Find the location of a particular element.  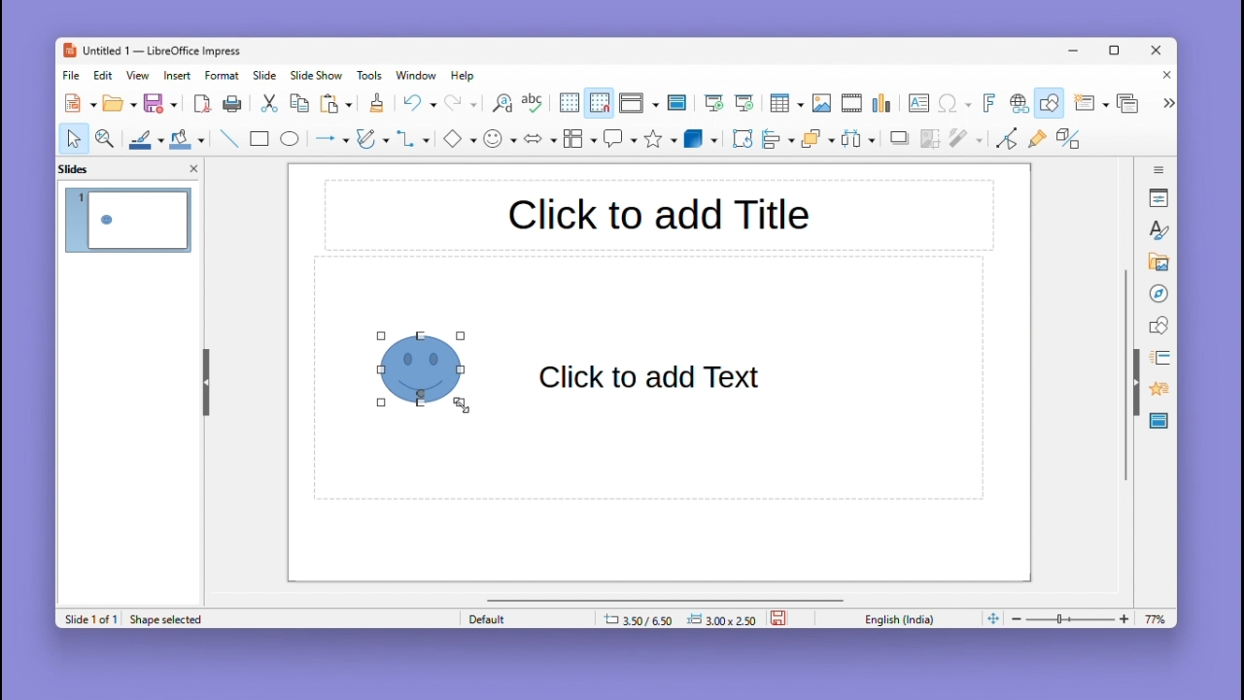

Star is located at coordinates (661, 139).